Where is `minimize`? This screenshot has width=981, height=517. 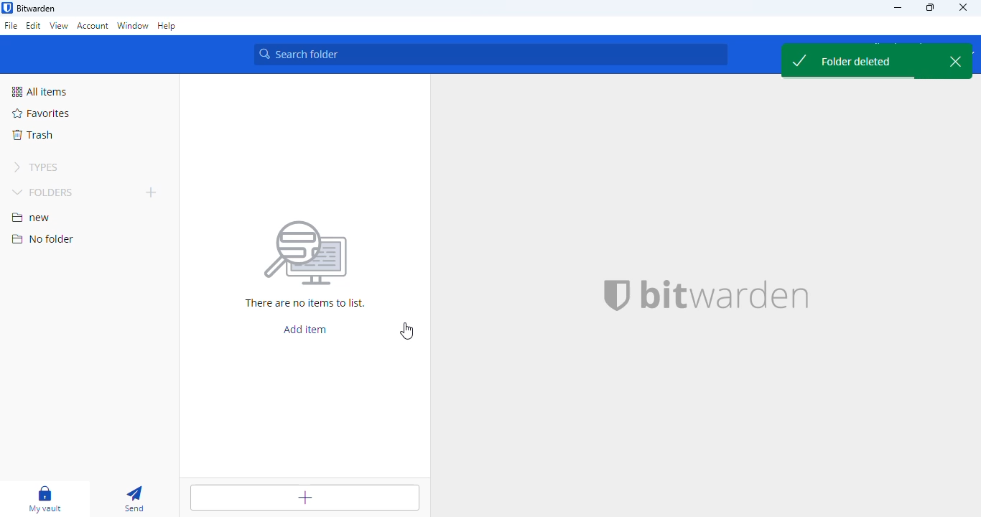 minimize is located at coordinates (898, 8).